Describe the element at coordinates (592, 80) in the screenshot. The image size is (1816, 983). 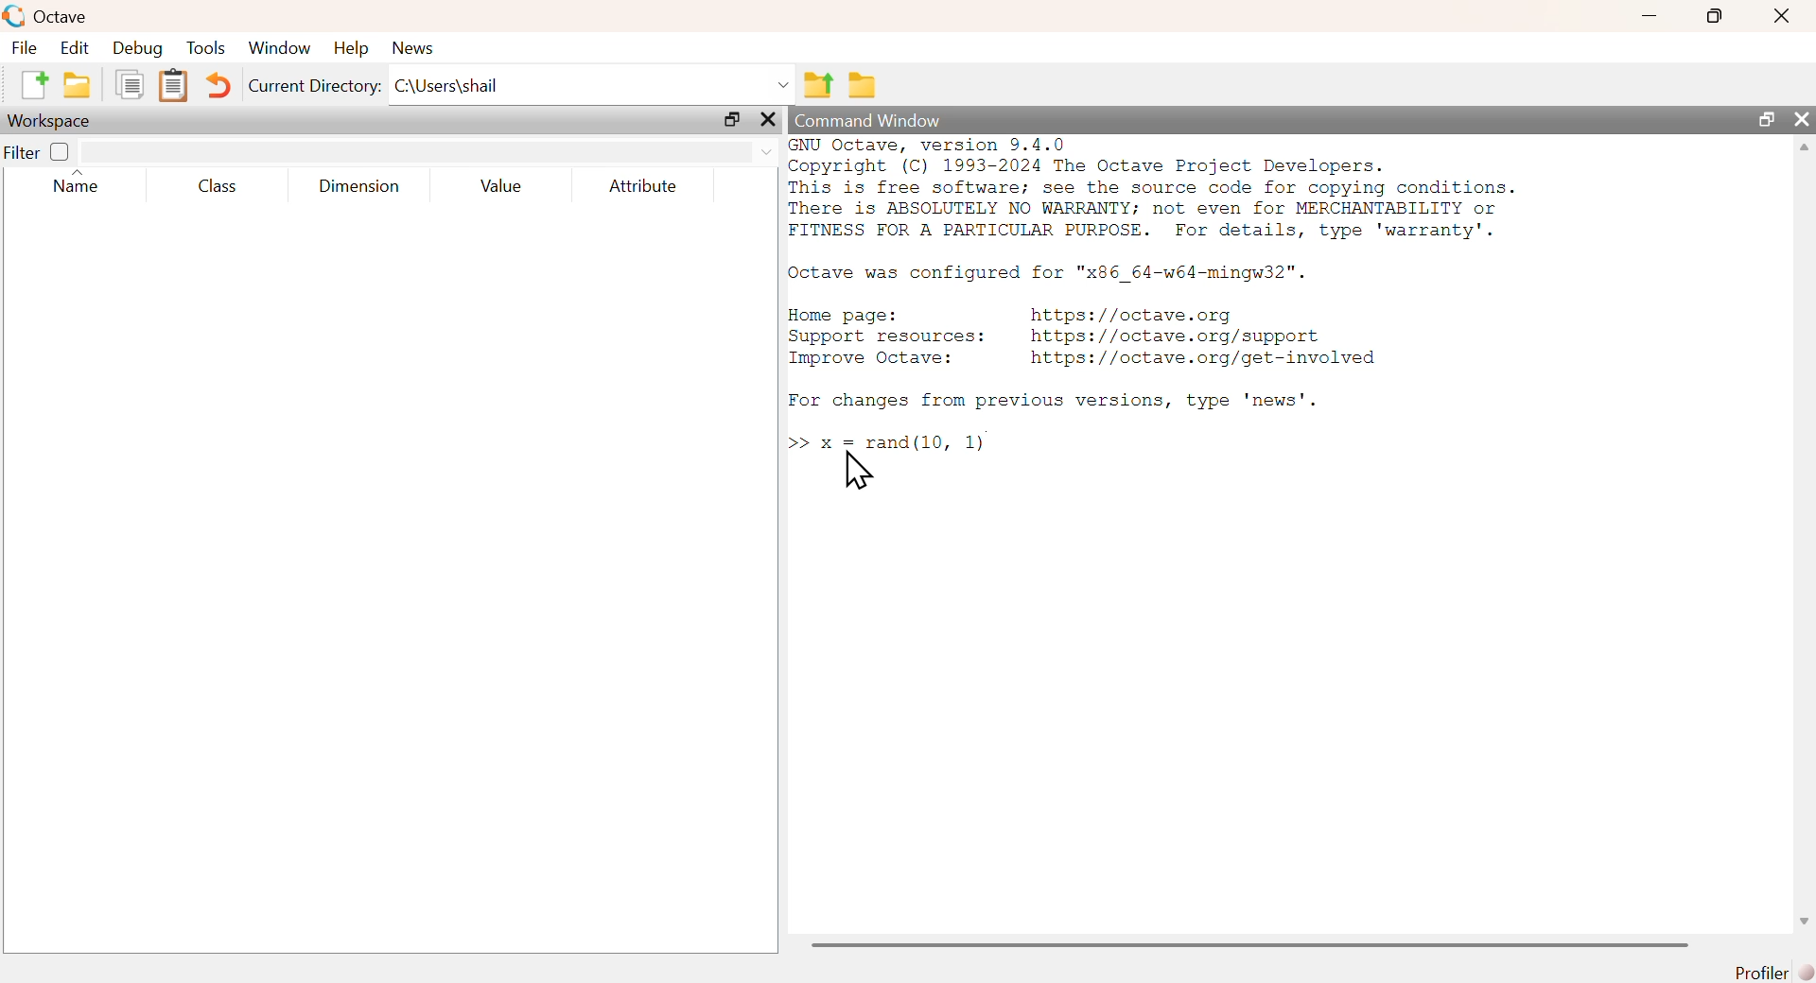
I see `C:\Users\shail ` at that location.